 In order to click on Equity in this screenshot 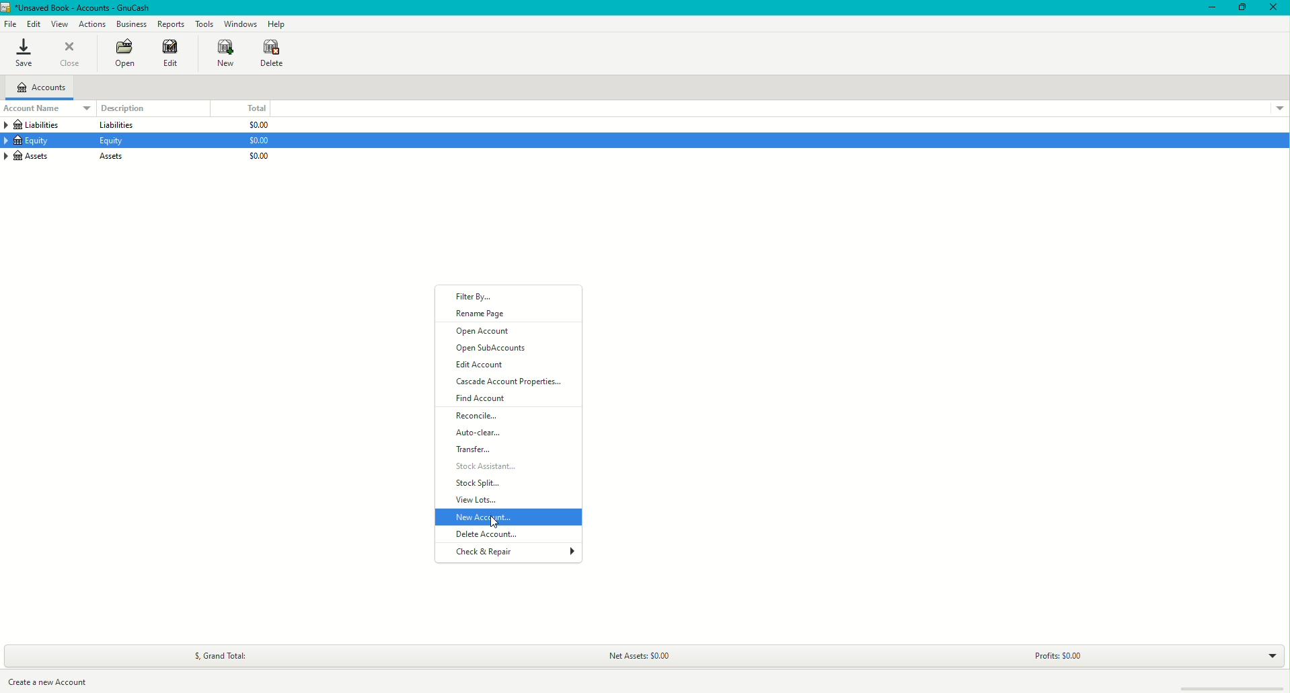, I will do `click(34, 142)`.